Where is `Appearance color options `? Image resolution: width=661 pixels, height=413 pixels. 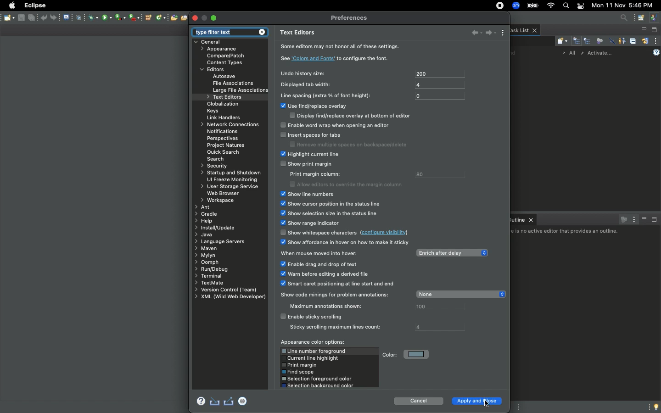 Appearance color options  is located at coordinates (313, 342).